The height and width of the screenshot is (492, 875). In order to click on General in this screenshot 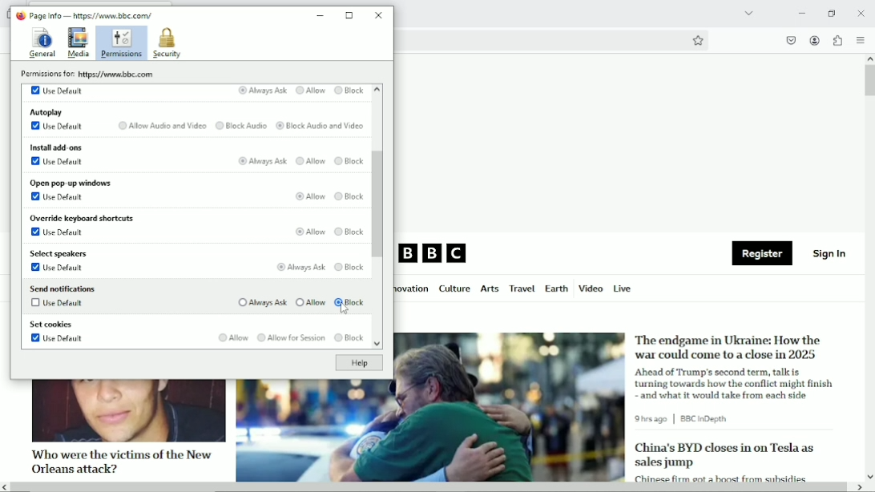, I will do `click(41, 42)`.